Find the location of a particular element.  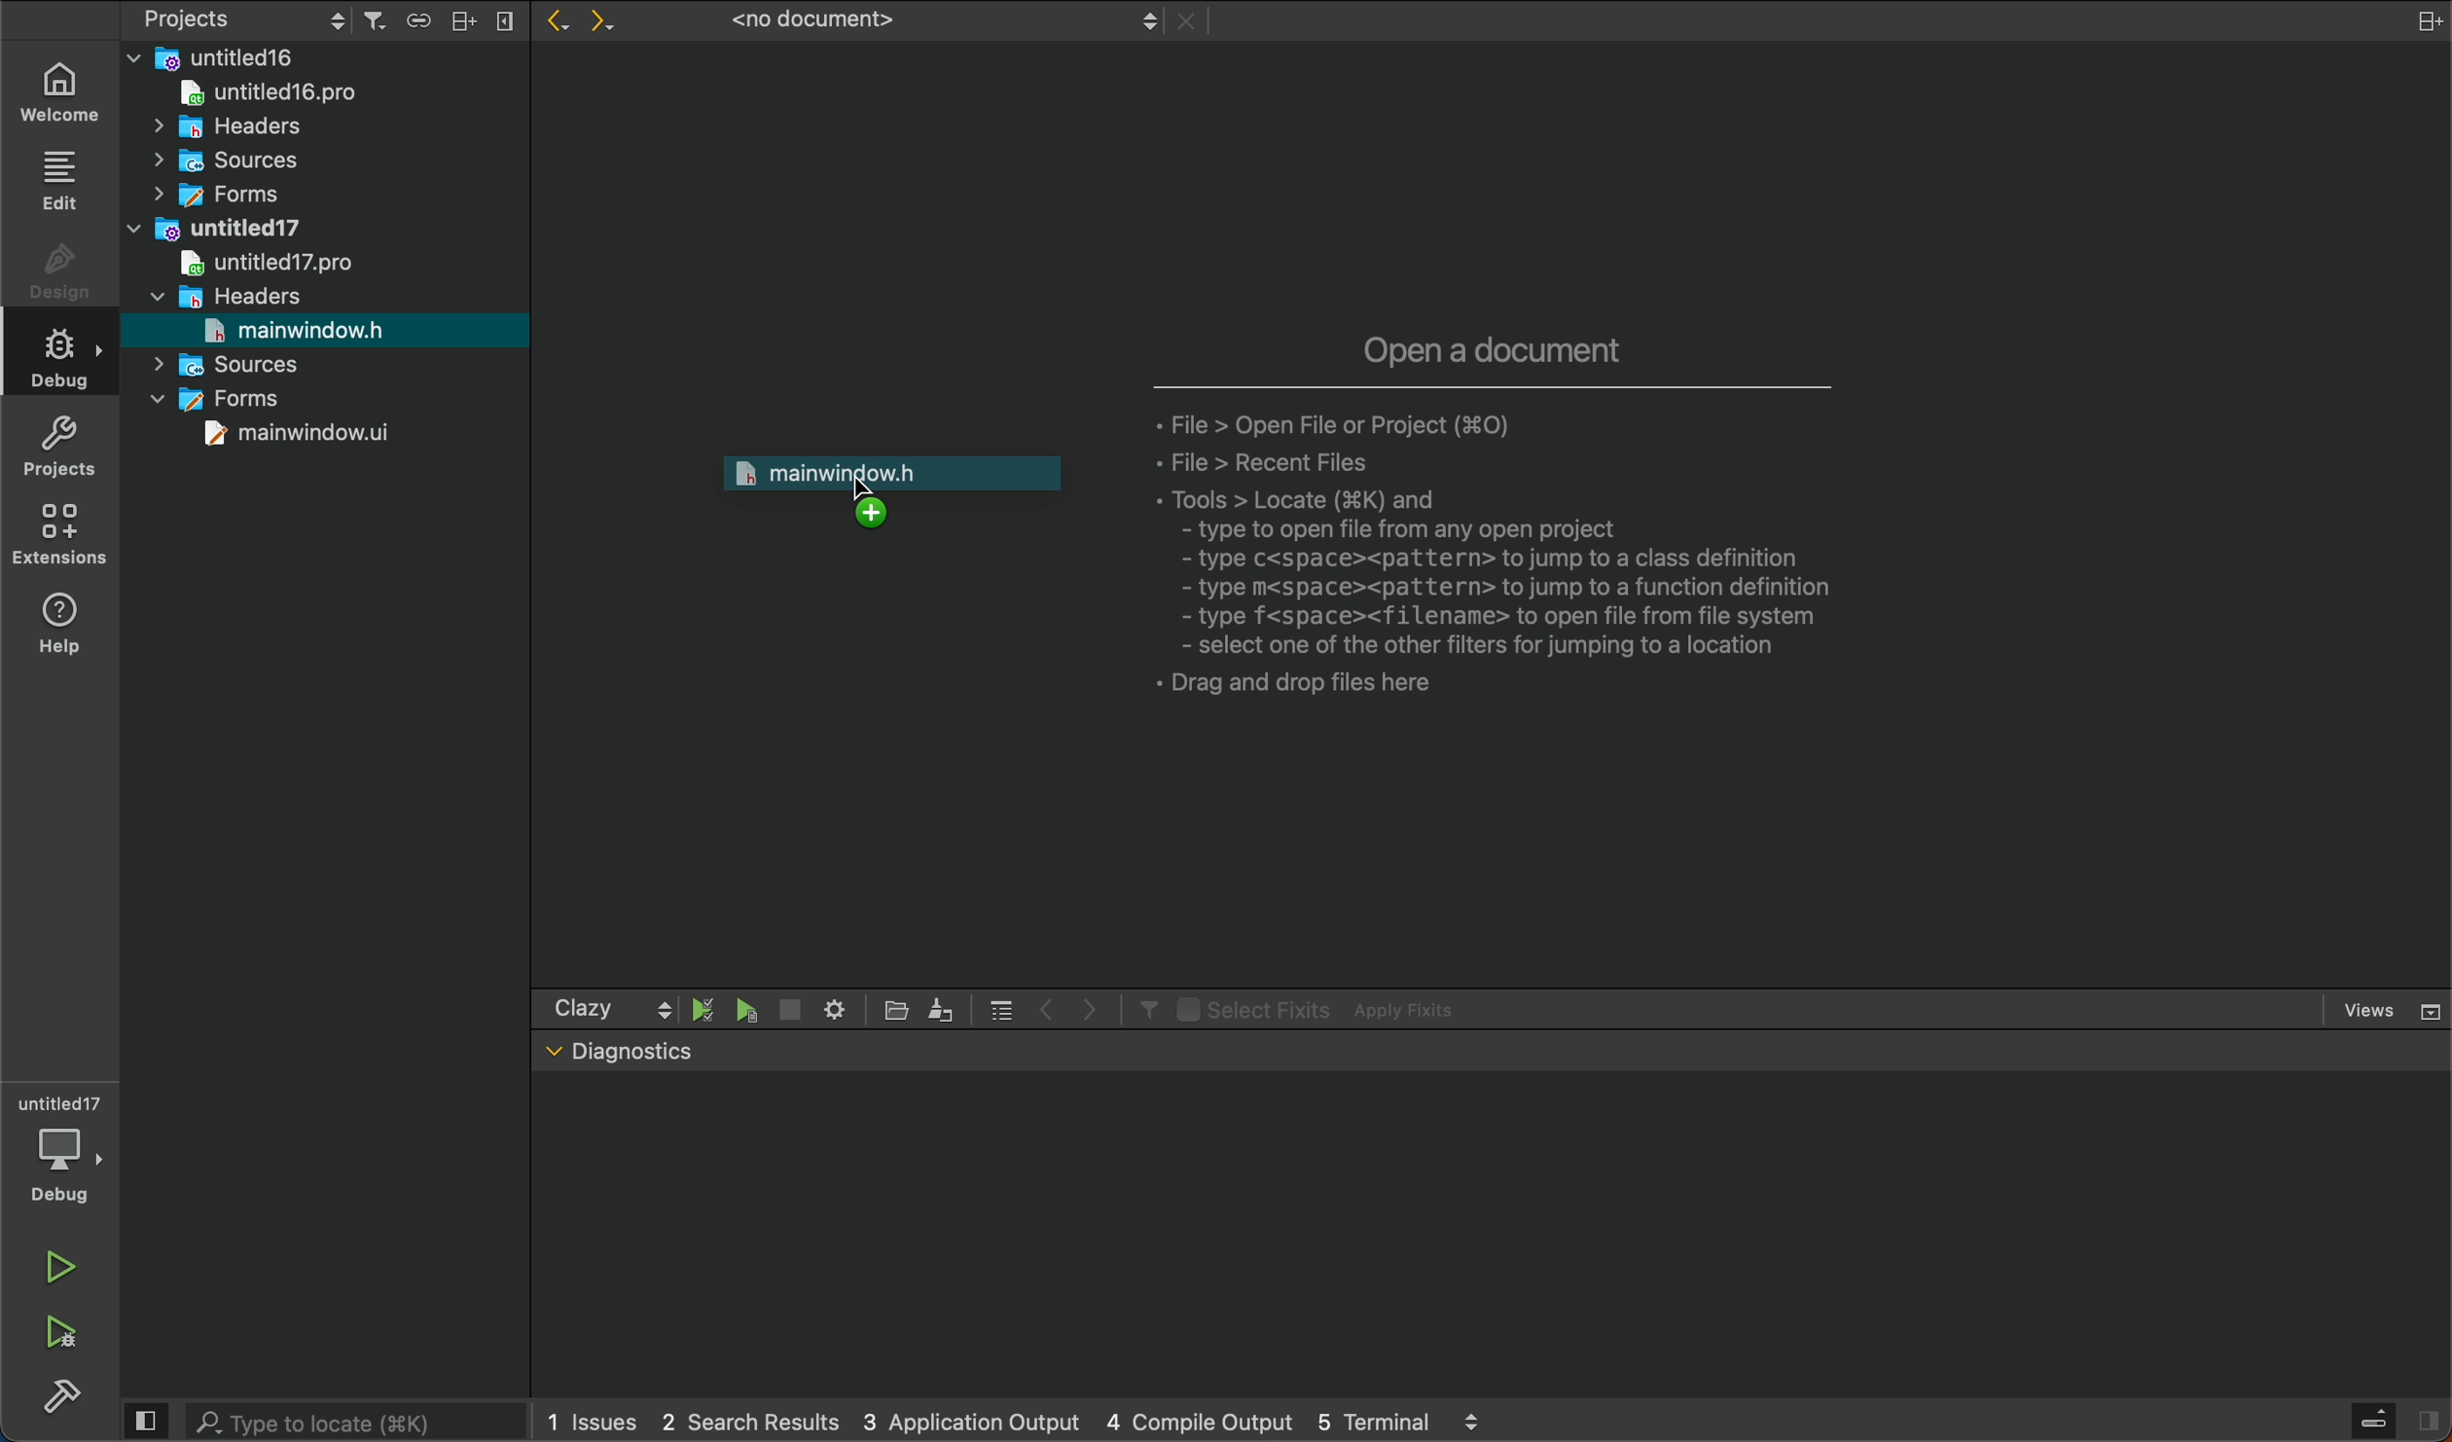

4 Compile Output is located at coordinates (1199, 1420).